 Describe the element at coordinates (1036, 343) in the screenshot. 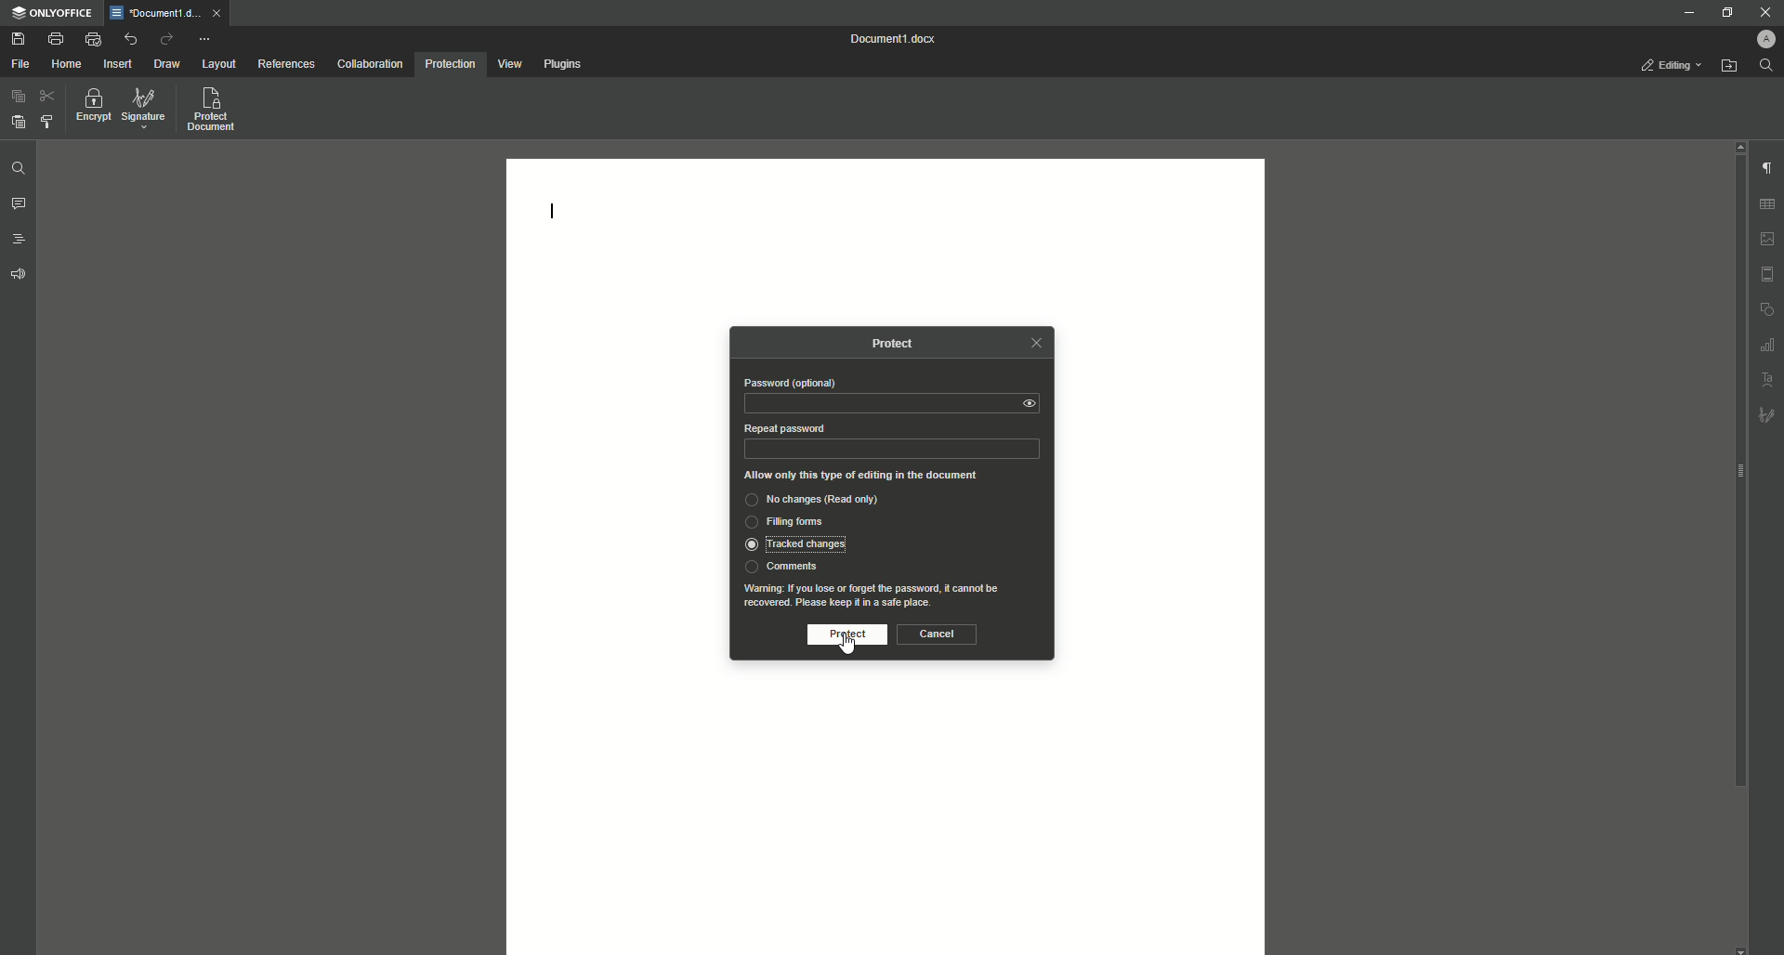

I see `Close` at that location.